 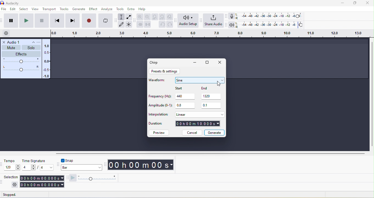 I want to click on play, so click(x=27, y=21).